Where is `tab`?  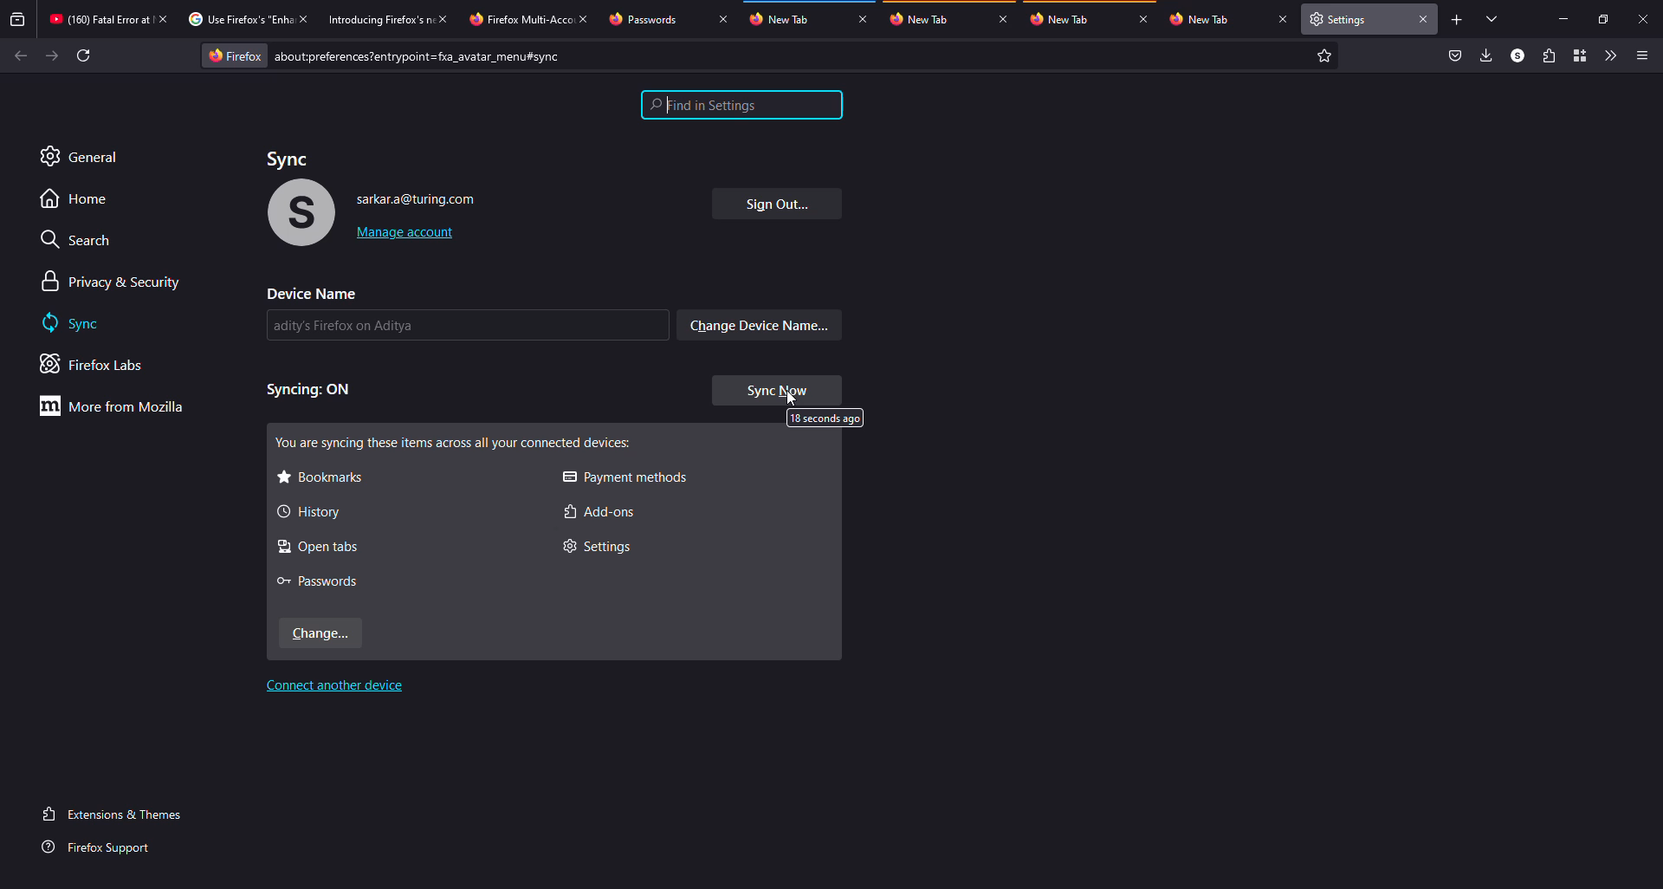 tab is located at coordinates (935, 18).